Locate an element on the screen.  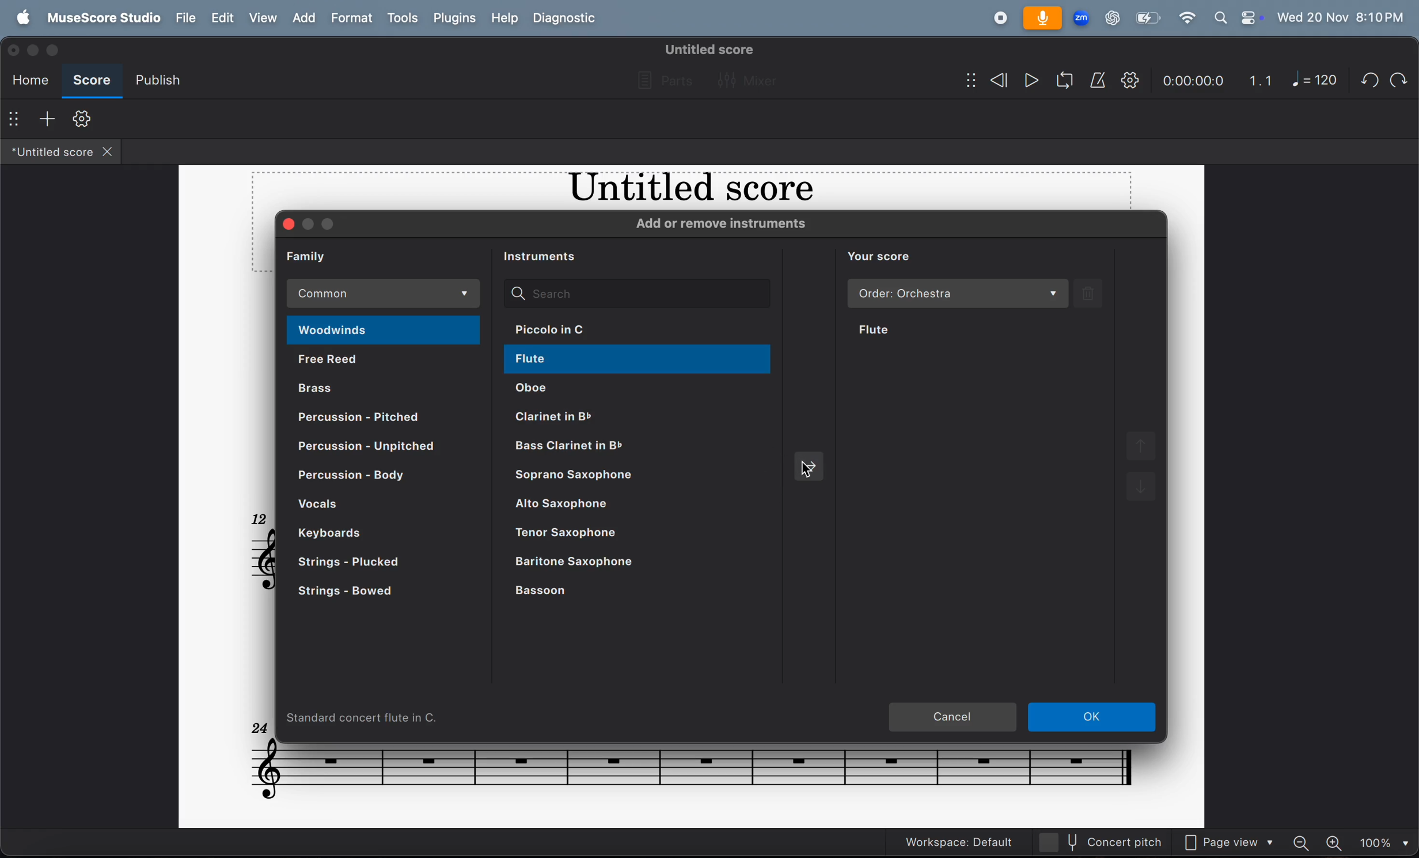
search is located at coordinates (636, 291).